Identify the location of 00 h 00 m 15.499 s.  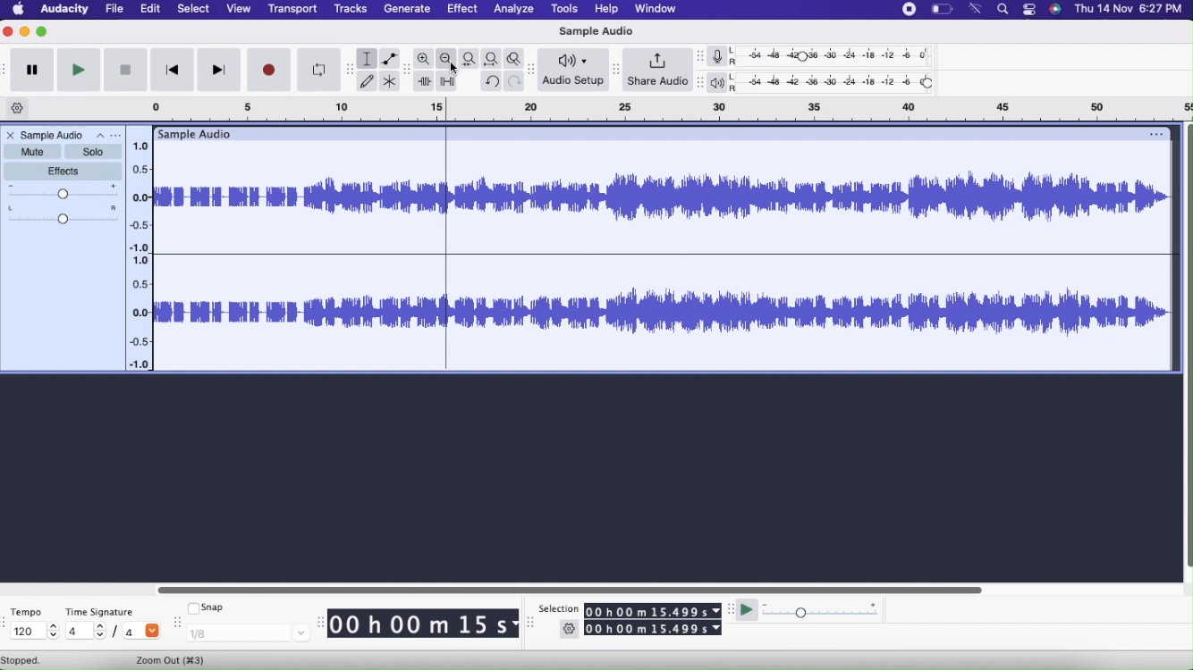
(653, 608).